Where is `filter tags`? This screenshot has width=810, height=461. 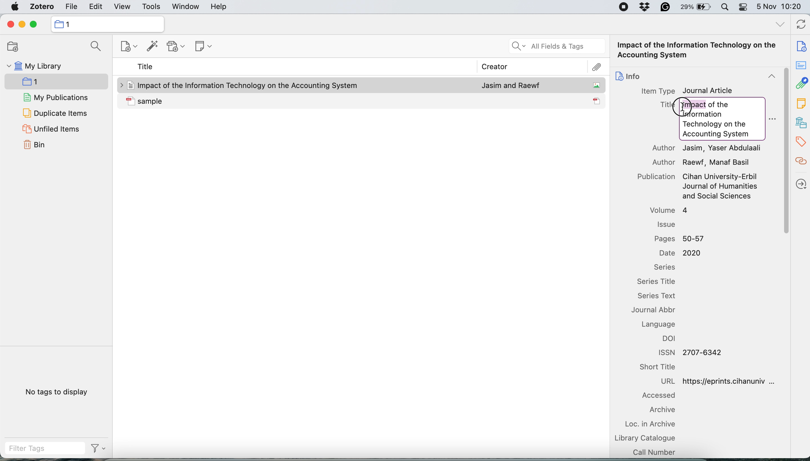
filter tags is located at coordinates (97, 448).